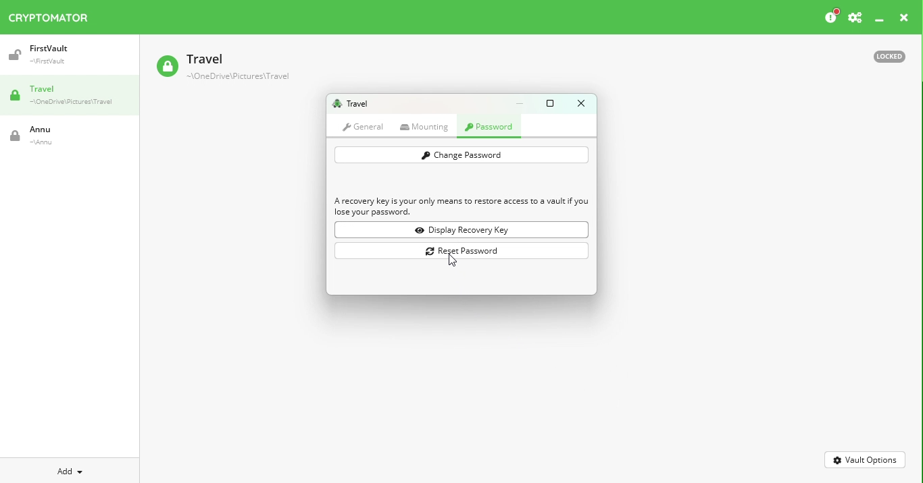  What do you see at coordinates (464, 230) in the screenshot?
I see `Display recovery key` at bounding box center [464, 230].